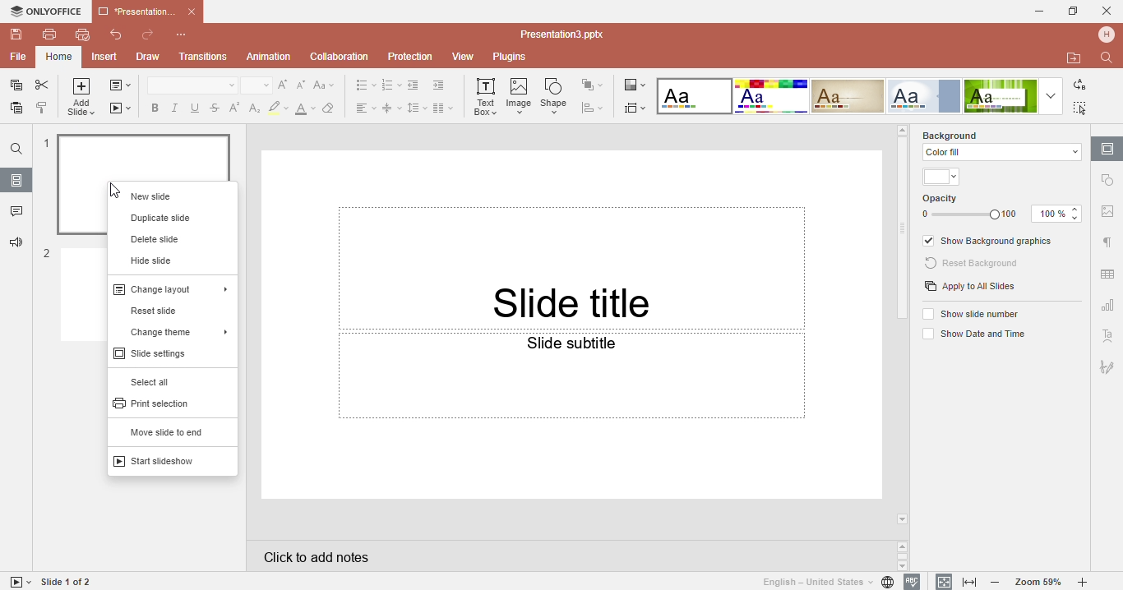 This screenshot has height=590, width=1123. Describe the element at coordinates (566, 35) in the screenshot. I see `Document name` at that location.